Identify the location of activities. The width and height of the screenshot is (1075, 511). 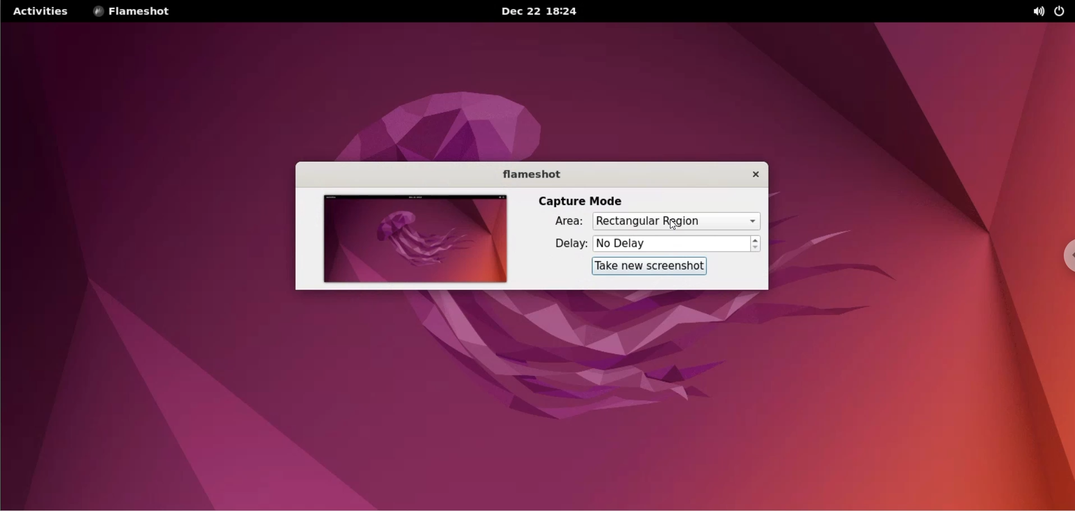
(43, 12).